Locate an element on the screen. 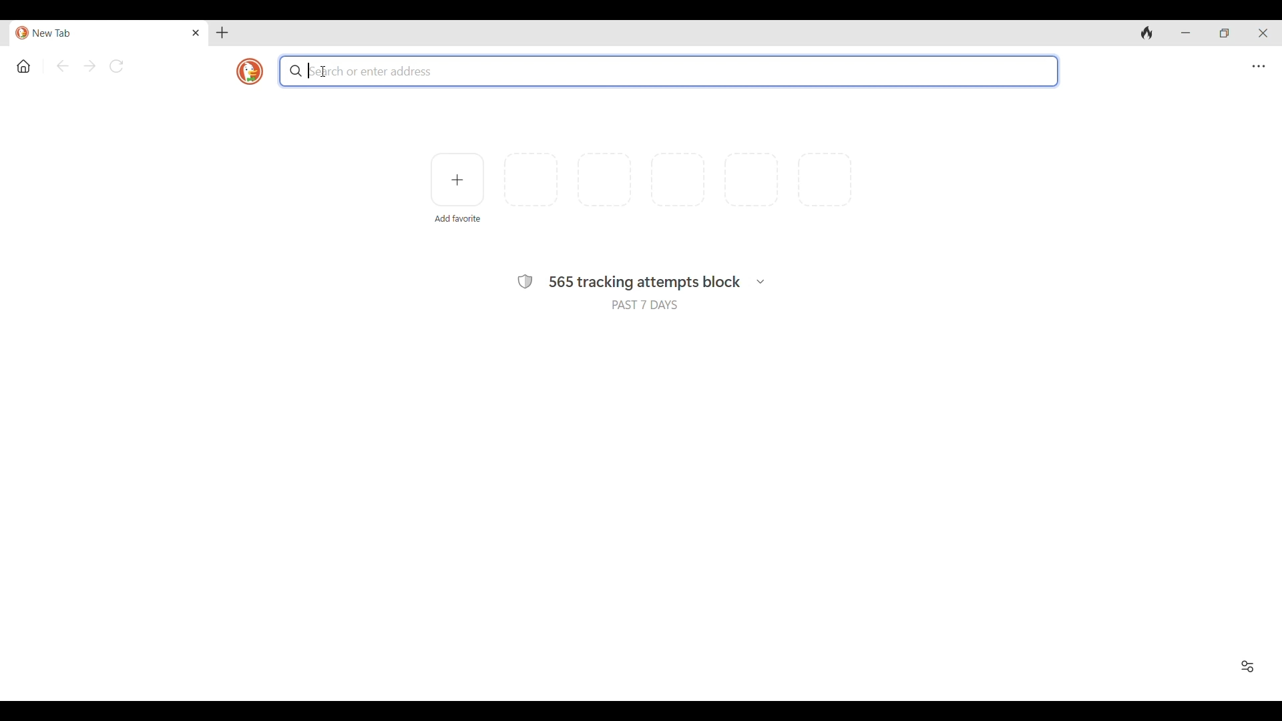 This screenshot has height=721, width=1282. Indicates space for more favorites is located at coordinates (678, 180).